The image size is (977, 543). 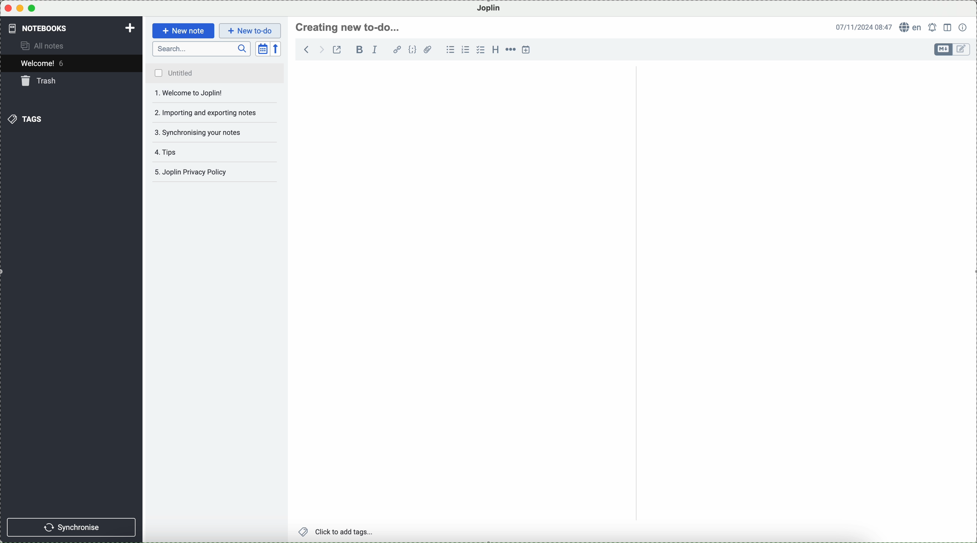 I want to click on checkbox, so click(x=480, y=50).